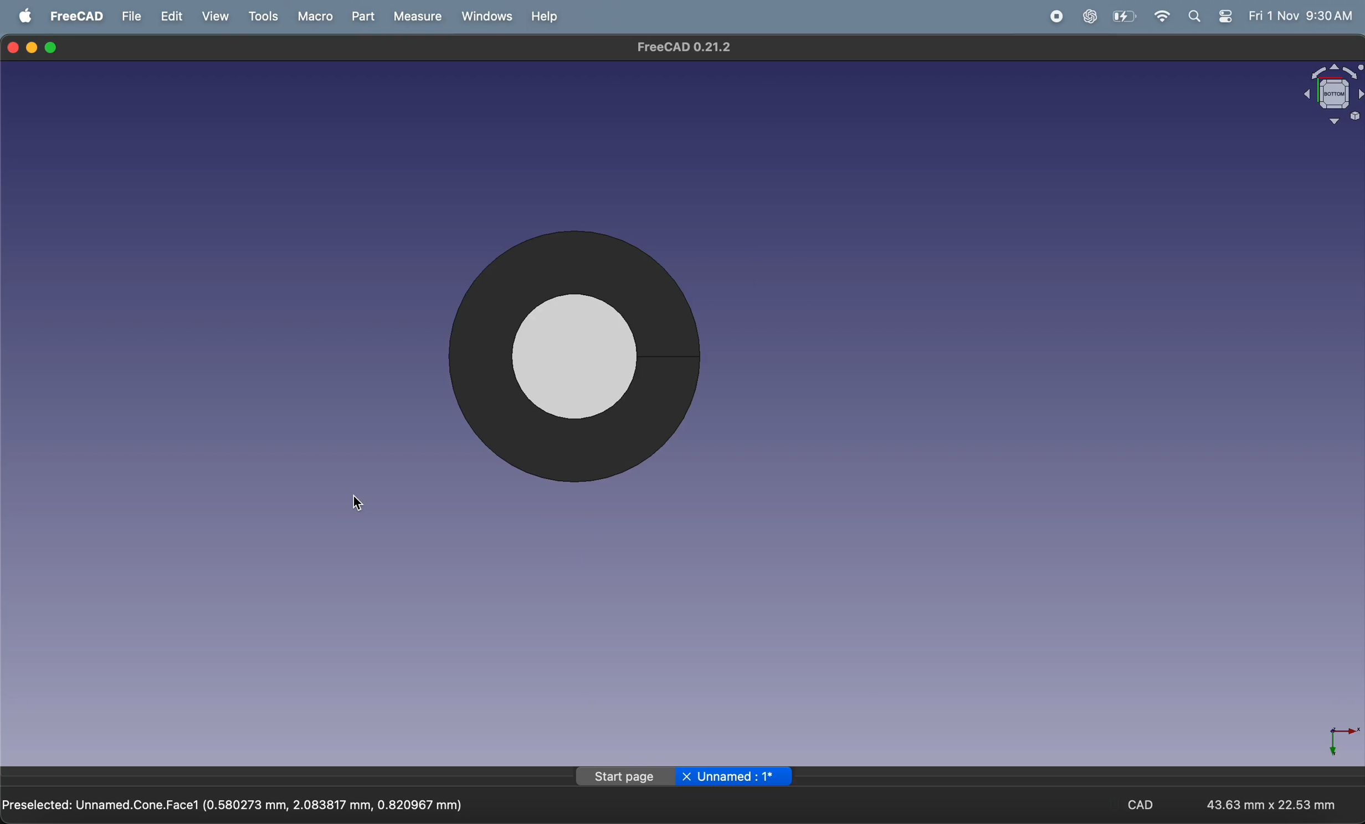 The image size is (1365, 824). Describe the element at coordinates (1088, 16) in the screenshot. I see `chatgpt` at that location.